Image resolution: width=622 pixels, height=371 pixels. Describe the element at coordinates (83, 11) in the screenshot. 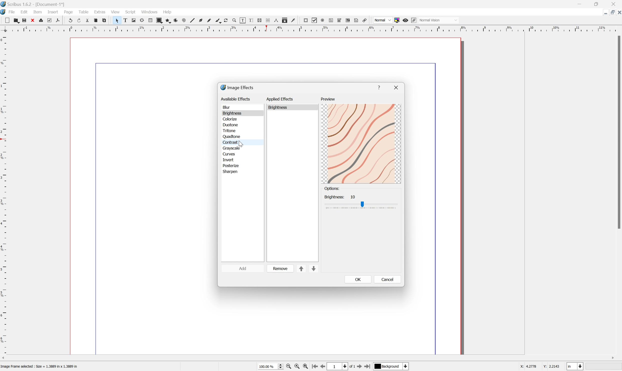

I see `Table` at that location.